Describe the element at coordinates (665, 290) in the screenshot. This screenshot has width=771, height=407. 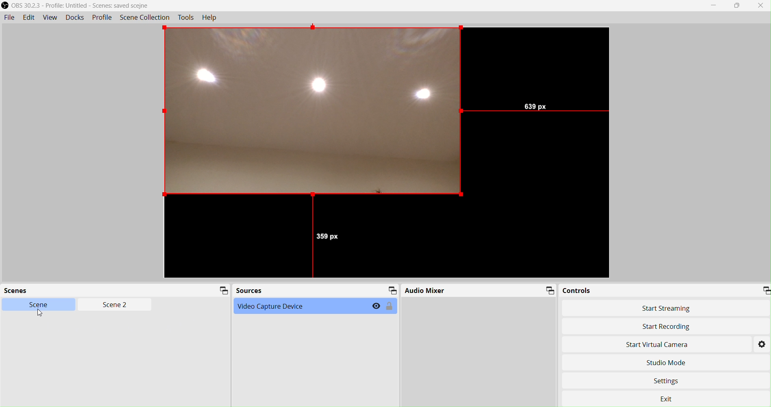
I see `Controls` at that location.